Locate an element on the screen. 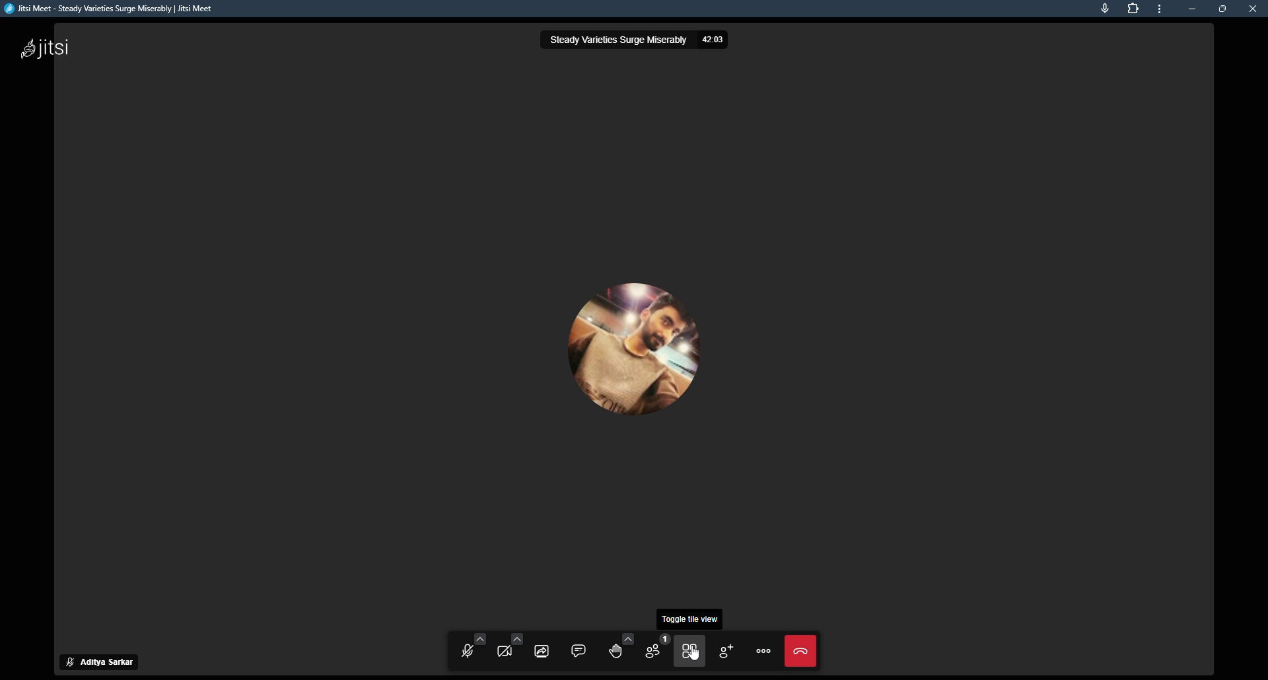 Image resolution: width=1268 pixels, height=680 pixels. mic is located at coordinates (1107, 9).